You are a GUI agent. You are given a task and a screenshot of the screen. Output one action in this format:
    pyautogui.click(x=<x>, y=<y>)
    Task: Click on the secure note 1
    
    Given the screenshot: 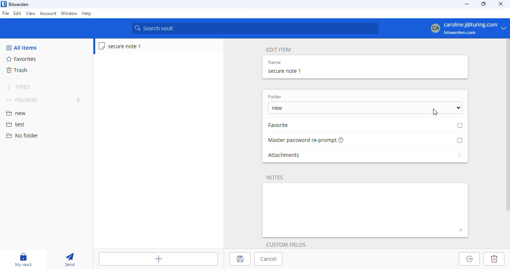 What is the action you would take?
    pyautogui.click(x=120, y=46)
    